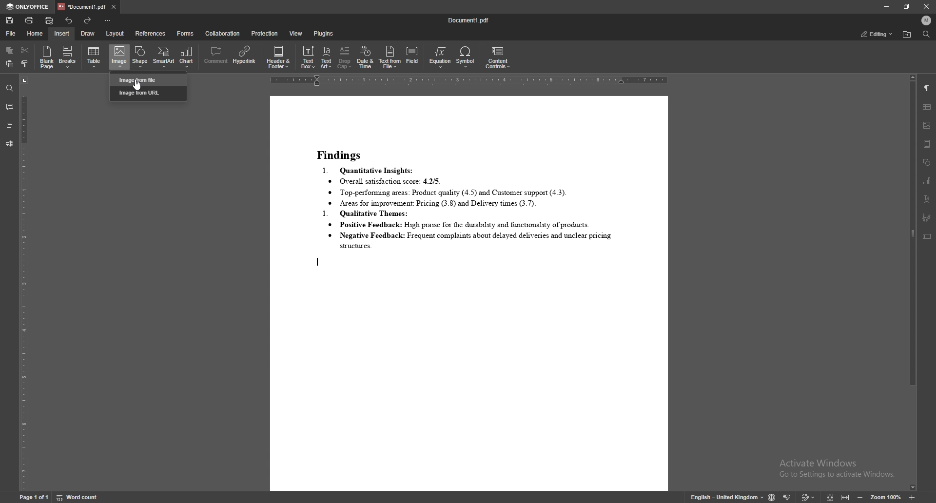 This screenshot has width=936, height=503. What do you see at coordinates (11, 33) in the screenshot?
I see `file` at bounding box center [11, 33].